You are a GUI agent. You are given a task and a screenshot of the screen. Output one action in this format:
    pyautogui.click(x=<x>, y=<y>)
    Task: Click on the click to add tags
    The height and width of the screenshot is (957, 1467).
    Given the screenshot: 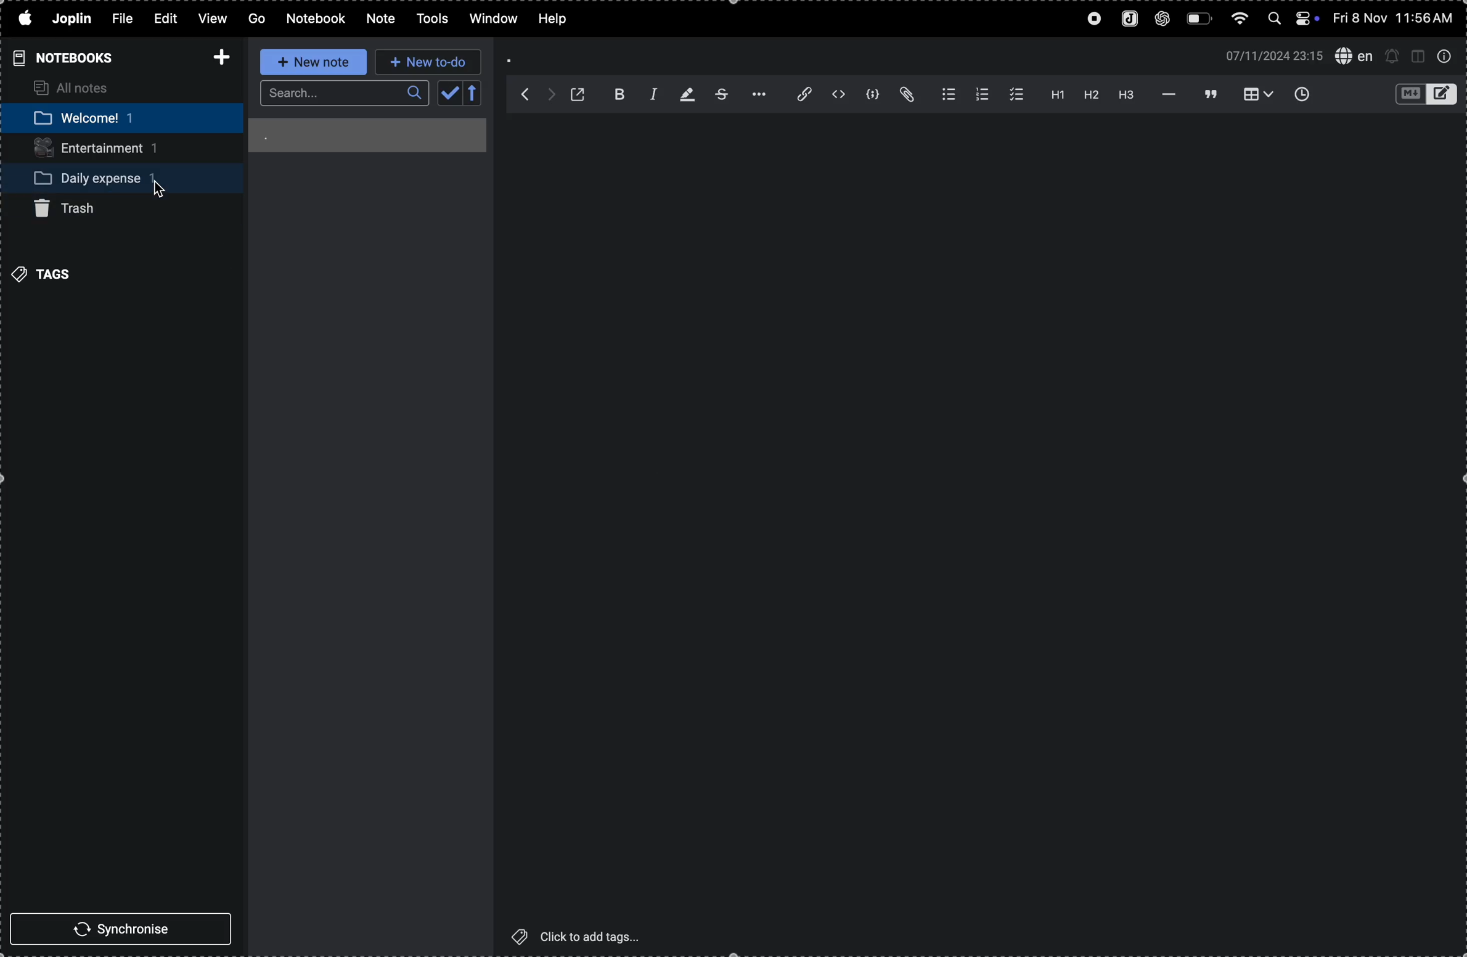 What is the action you would take?
    pyautogui.click(x=584, y=936)
    